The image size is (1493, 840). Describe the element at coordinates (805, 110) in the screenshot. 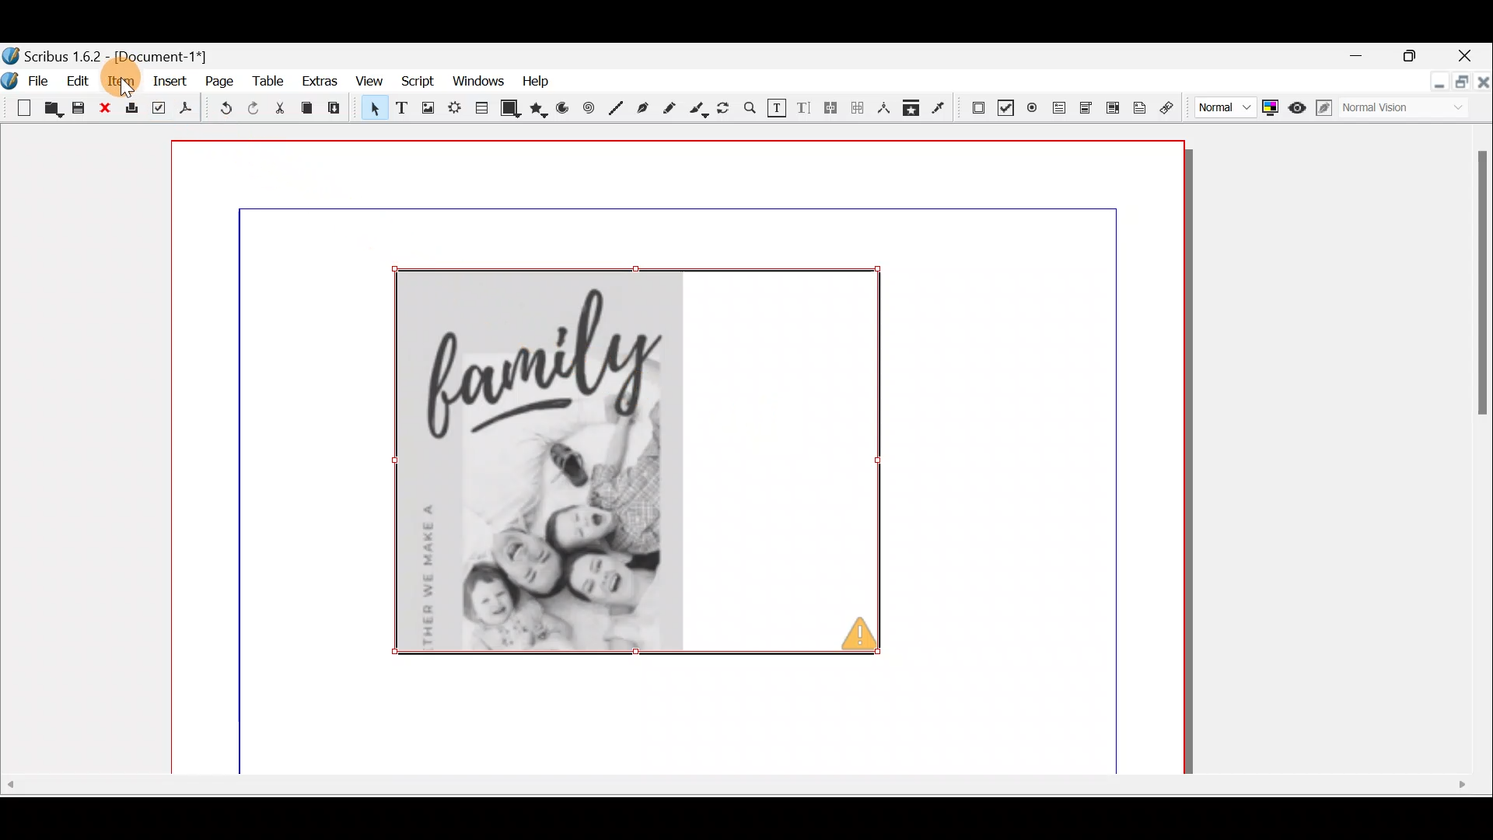

I see `Edit text with story editor` at that location.